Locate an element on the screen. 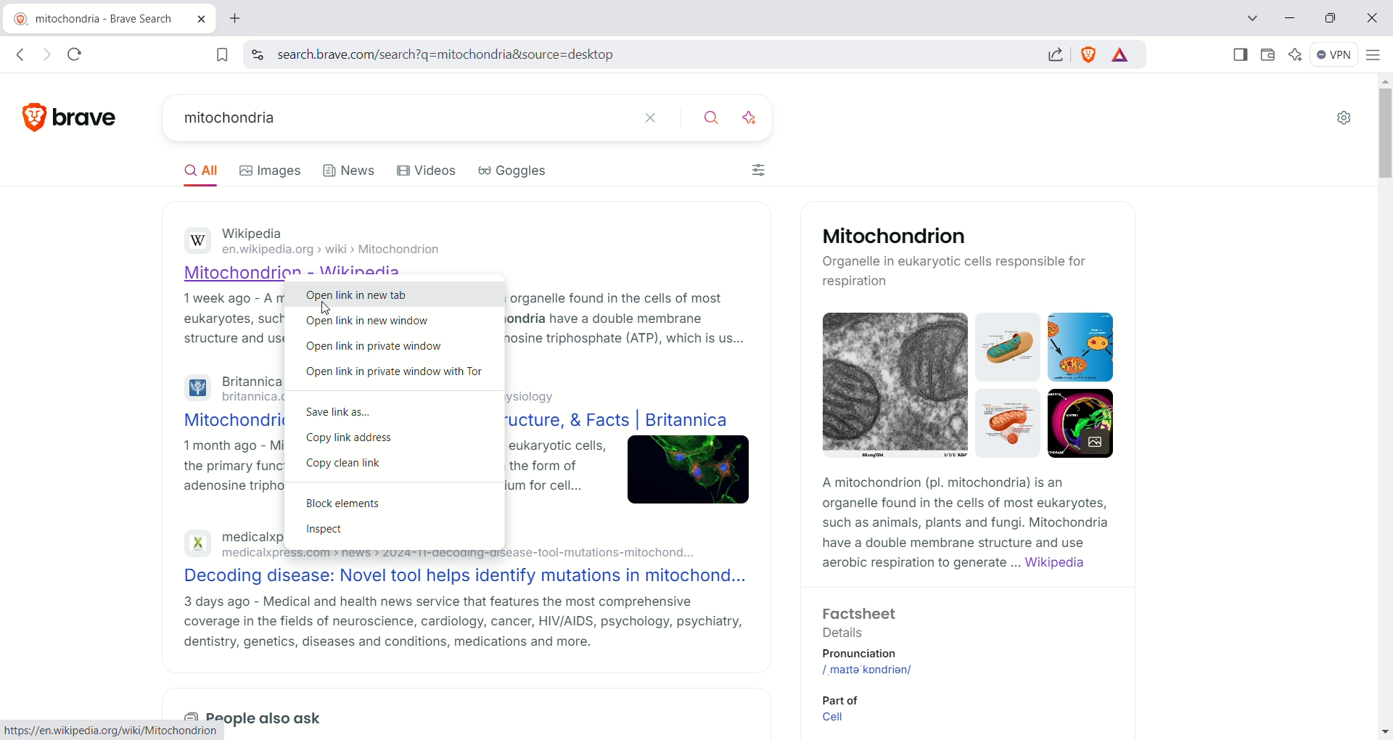 The width and height of the screenshot is (1393, 740). reload is located at coordinates (76, 54).